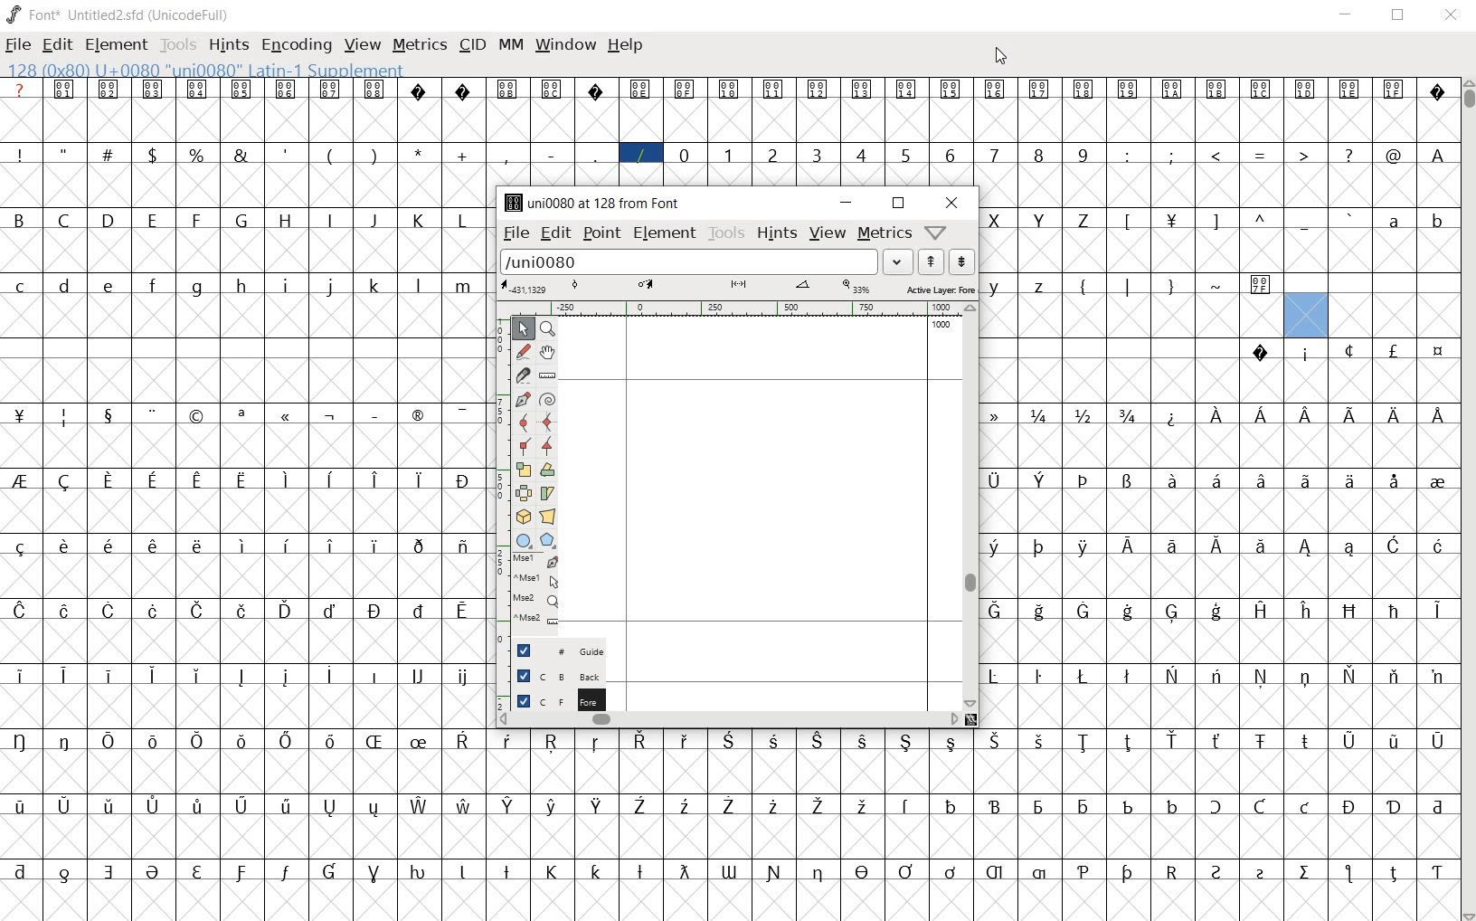 Image resolution: width=1476 pixels, height=921 pixels. What do you see at coordinates (196, 220) in the screenshot?
I see `glyph` at bounding box center [196, 220].